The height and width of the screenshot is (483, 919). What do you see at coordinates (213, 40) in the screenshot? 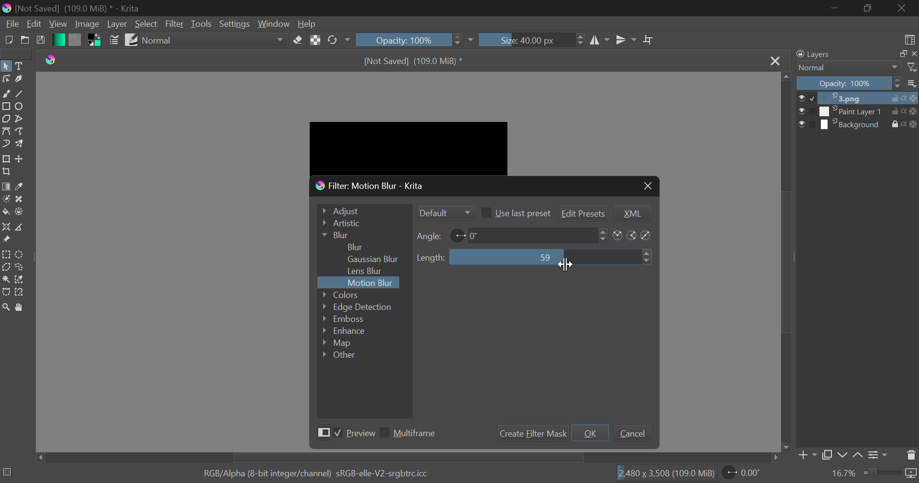
I see `normal` at bounding box center [213, 40].